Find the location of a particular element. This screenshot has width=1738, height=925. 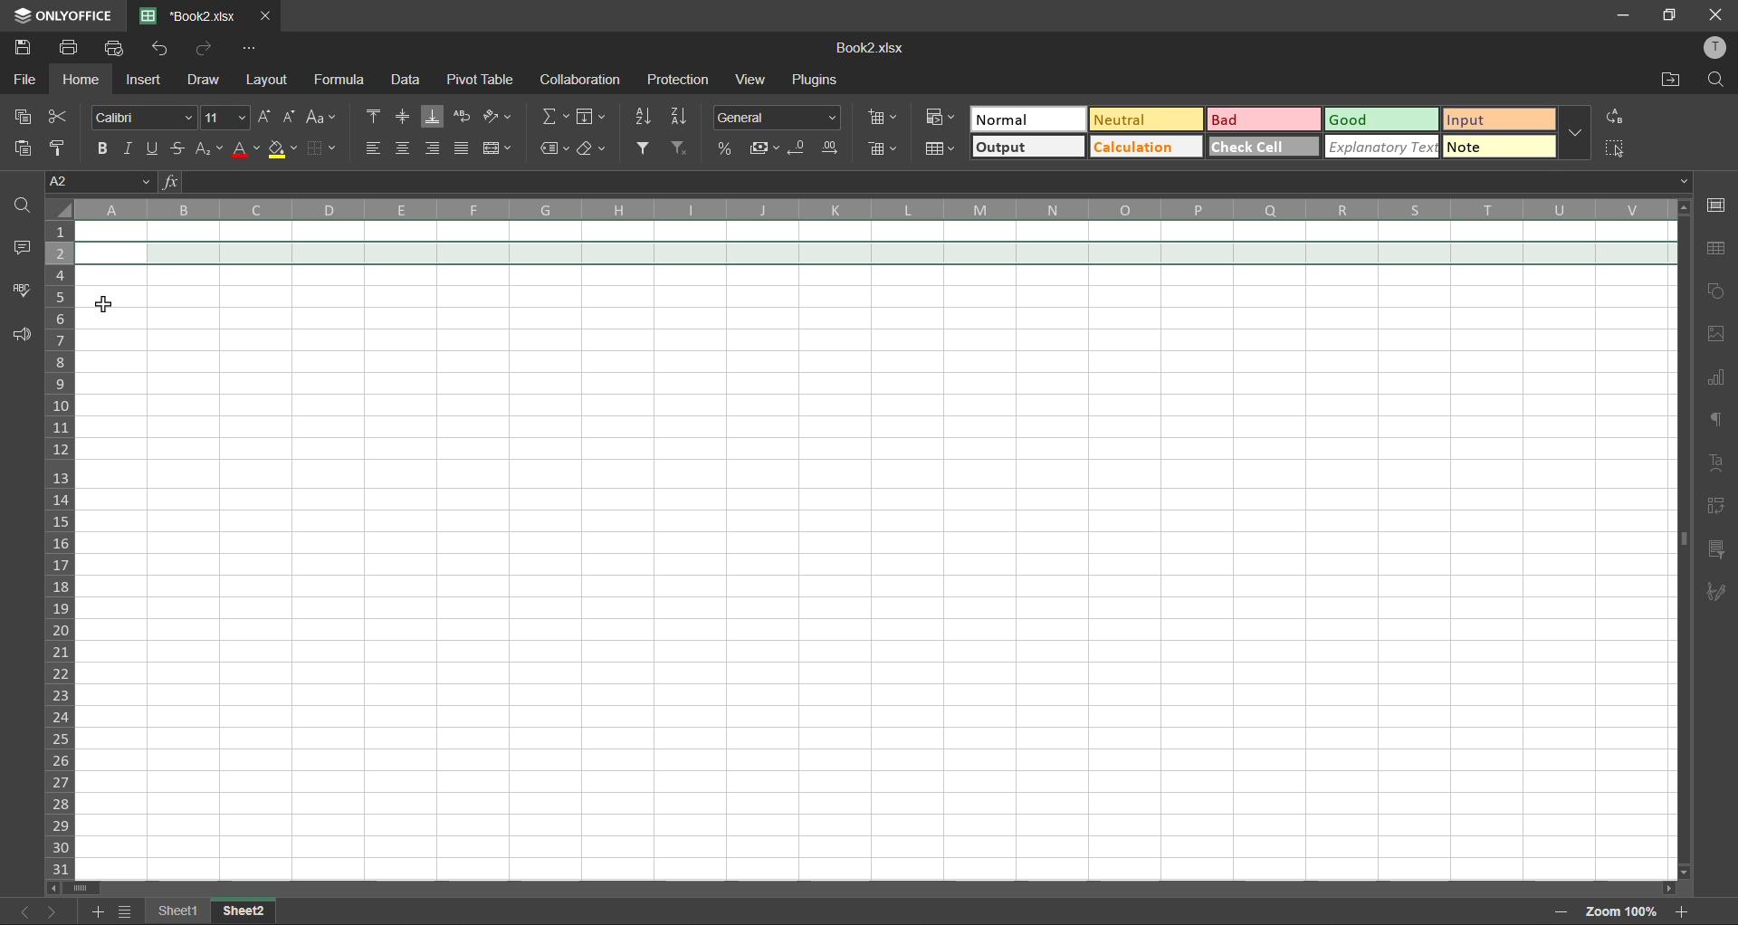

text is located at coordinates (1718, 462).